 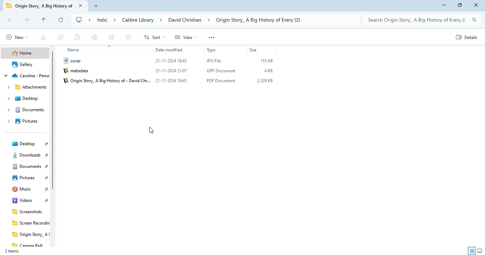 What do you see at coordinates (43, 20) in the screenshot?
I see `up to "David Christian"` at bounding box center [43, 20].